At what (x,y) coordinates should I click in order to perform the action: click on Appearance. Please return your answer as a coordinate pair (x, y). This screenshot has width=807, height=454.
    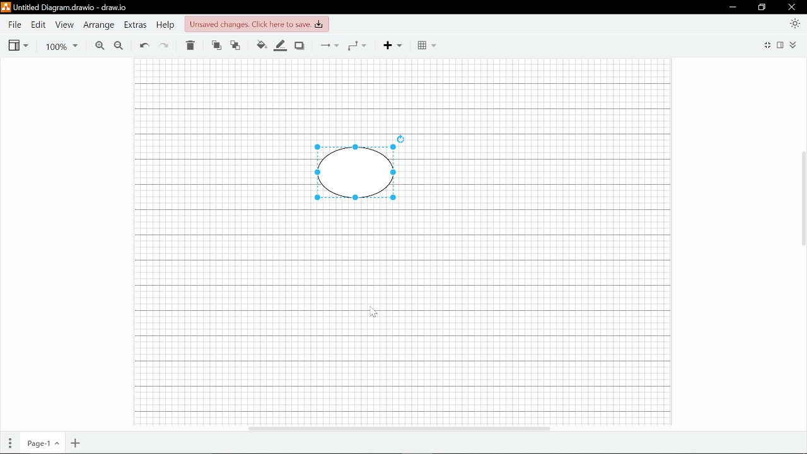
    Looking at the image, I should click on (794, 23).